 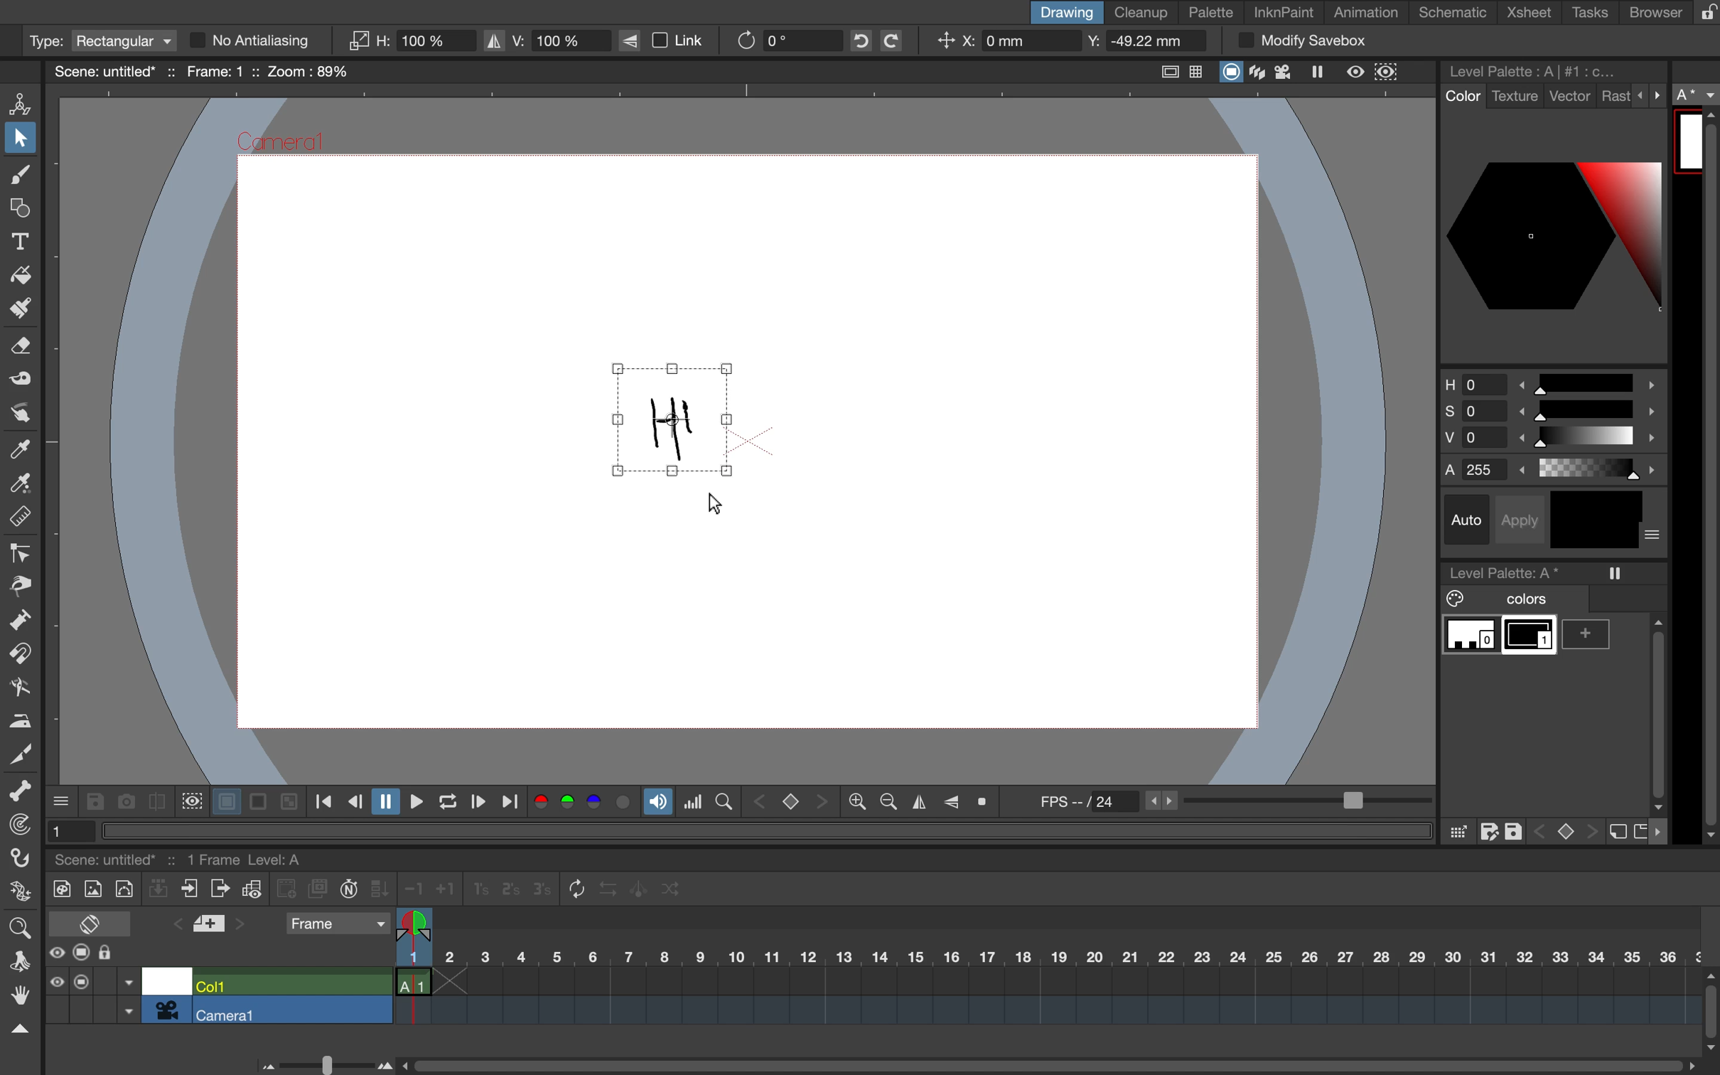 I want to click on palette, so click(x=1212, y=13).